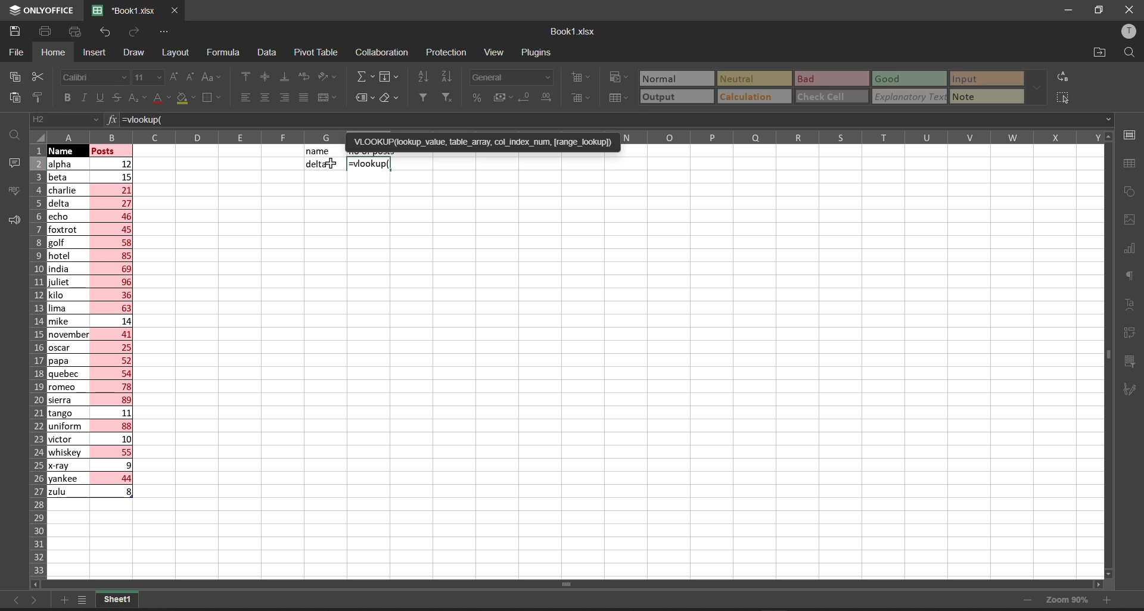  Describe the element at coordinates (244, 98) in the screenshot. I see `align left` at that location.